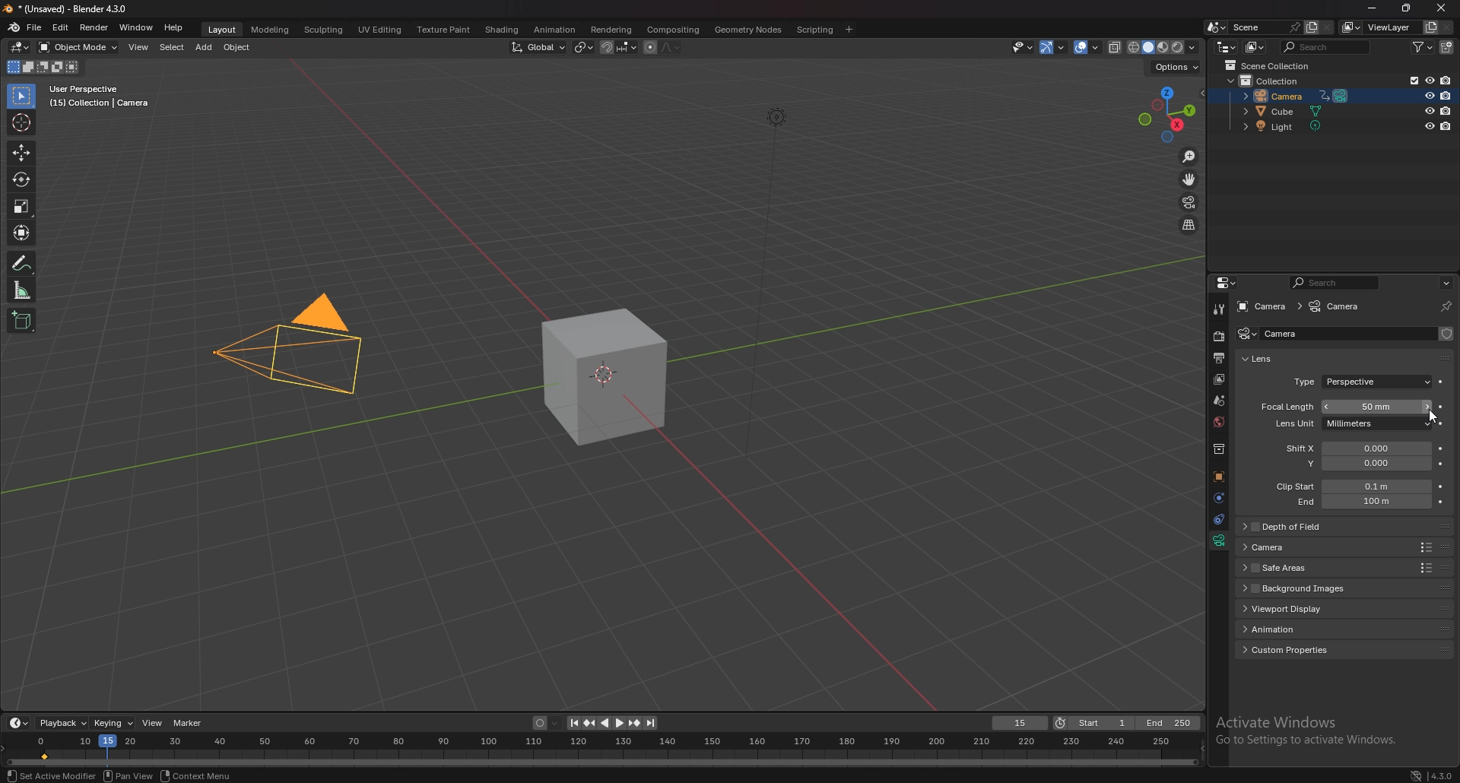 Image resolution: width=1460 pixels, height=783 pixels. What do you see at coordinates (1189, 225) in the screenshot?
I see `perspective/orthographic` at bounding box center [1189, 225].